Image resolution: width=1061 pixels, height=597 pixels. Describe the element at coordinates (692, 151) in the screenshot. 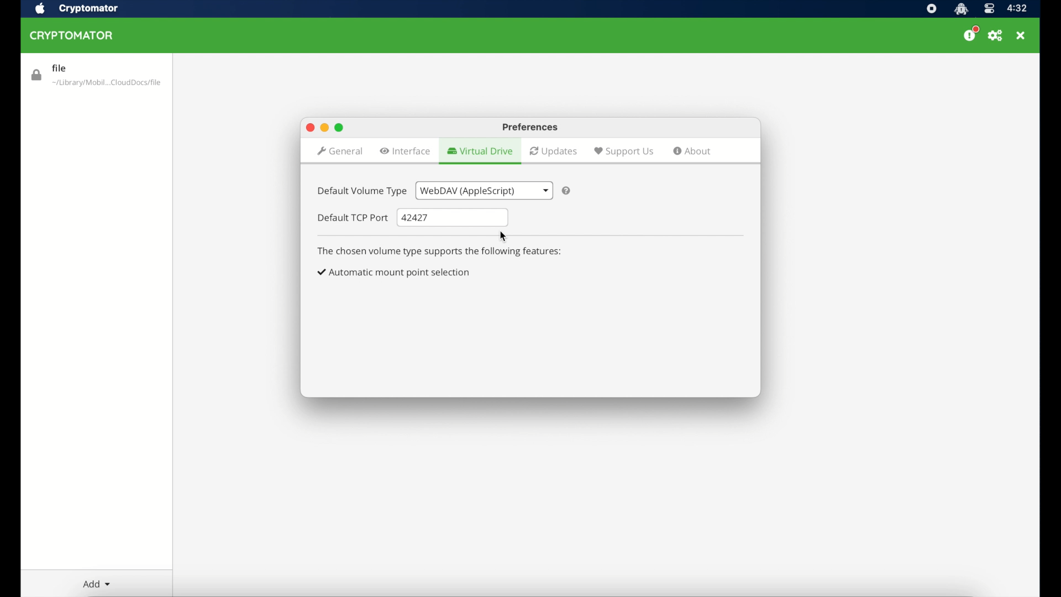

I see `about` at that location.